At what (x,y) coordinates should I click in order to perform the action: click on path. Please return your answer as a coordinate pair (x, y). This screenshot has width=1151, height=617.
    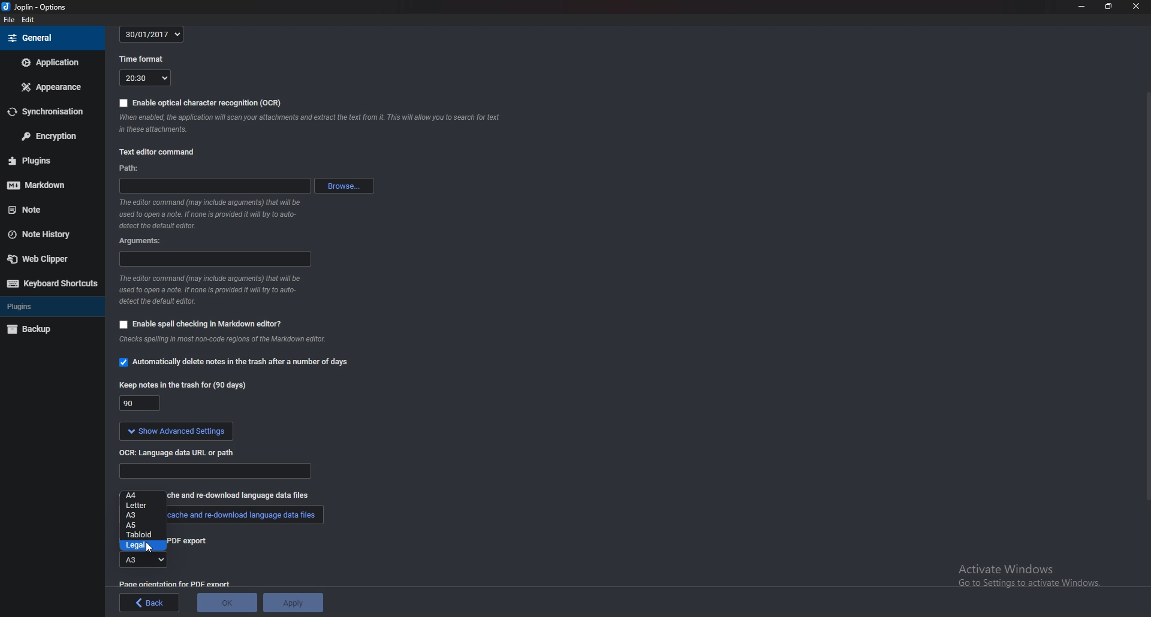
    Looking at the image, I should click on (130, 168).